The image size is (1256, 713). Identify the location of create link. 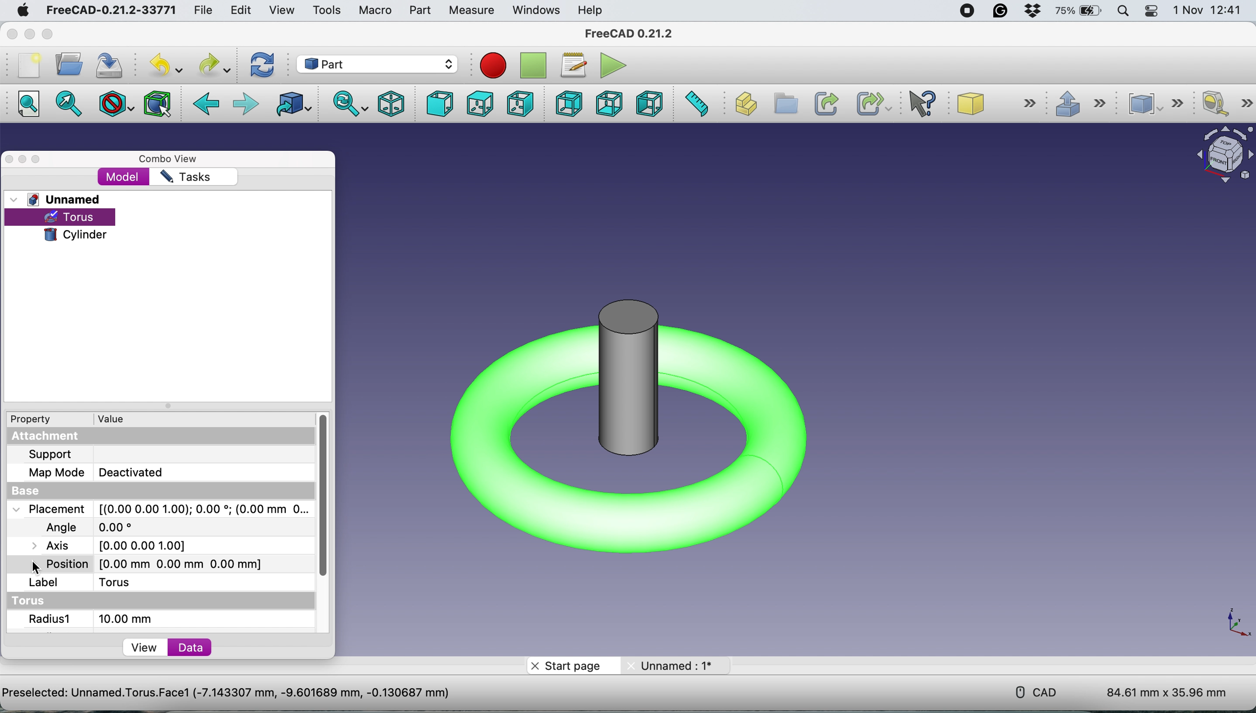
(825, 103).